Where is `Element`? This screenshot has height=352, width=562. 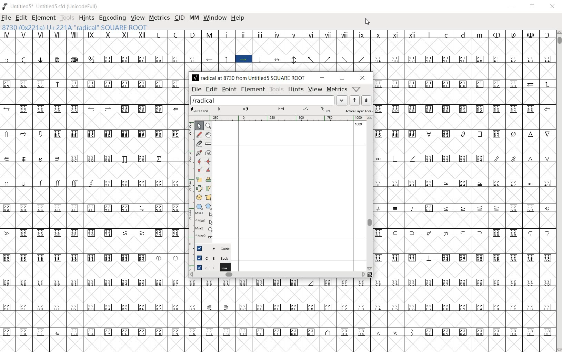
Element is located at coordinates (253, 90).